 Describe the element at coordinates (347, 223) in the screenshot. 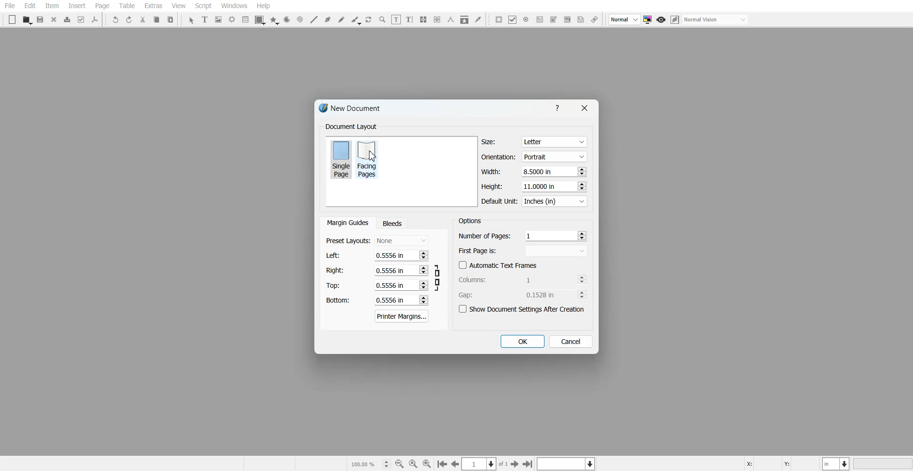

I see `Margin Guides` at that location.